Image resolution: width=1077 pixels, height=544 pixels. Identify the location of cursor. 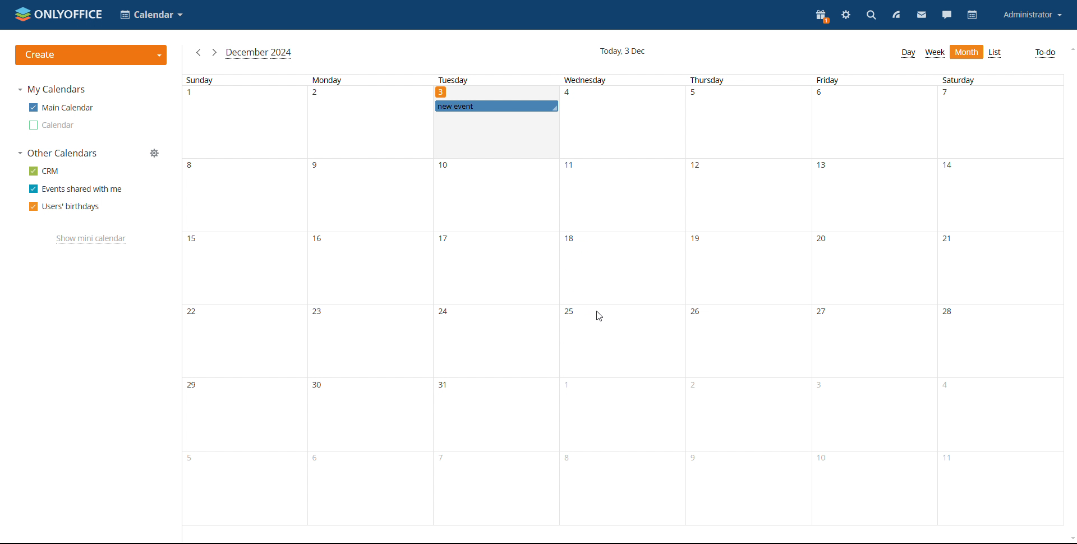
(599, 316).